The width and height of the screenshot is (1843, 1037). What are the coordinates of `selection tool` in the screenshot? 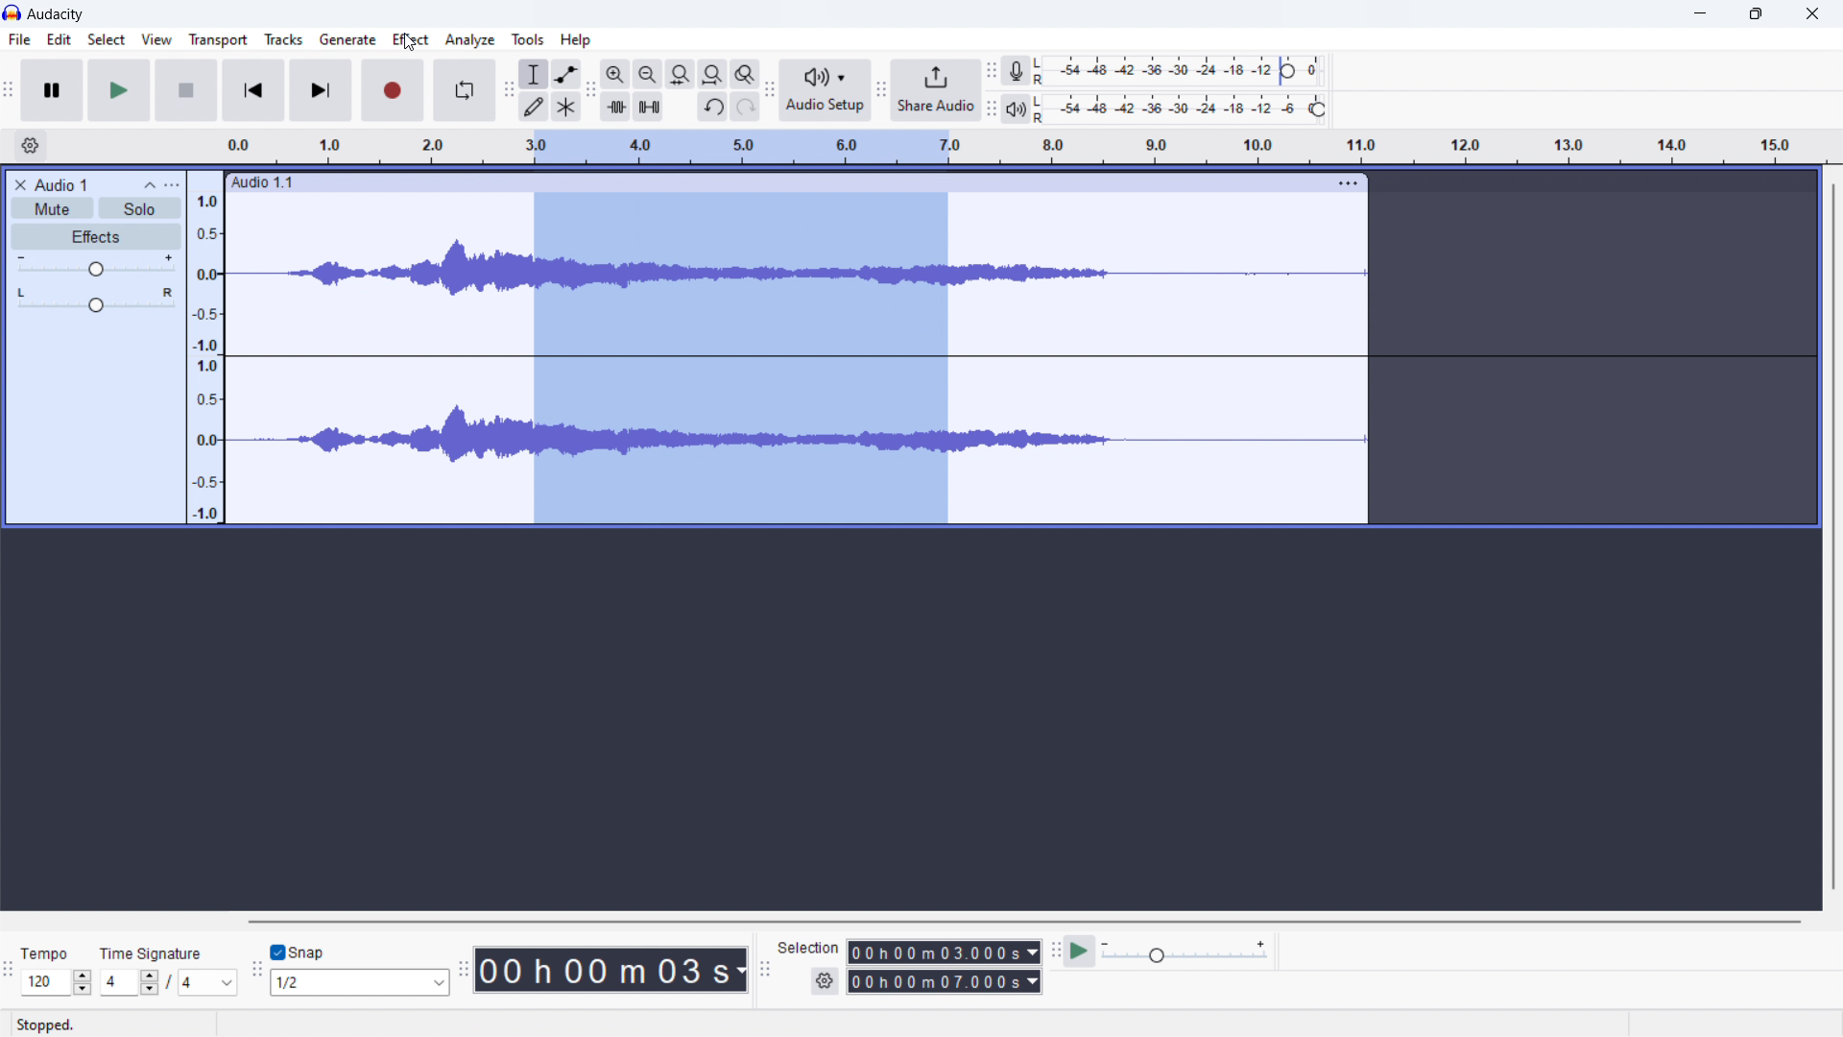 It's located at (536, 74).